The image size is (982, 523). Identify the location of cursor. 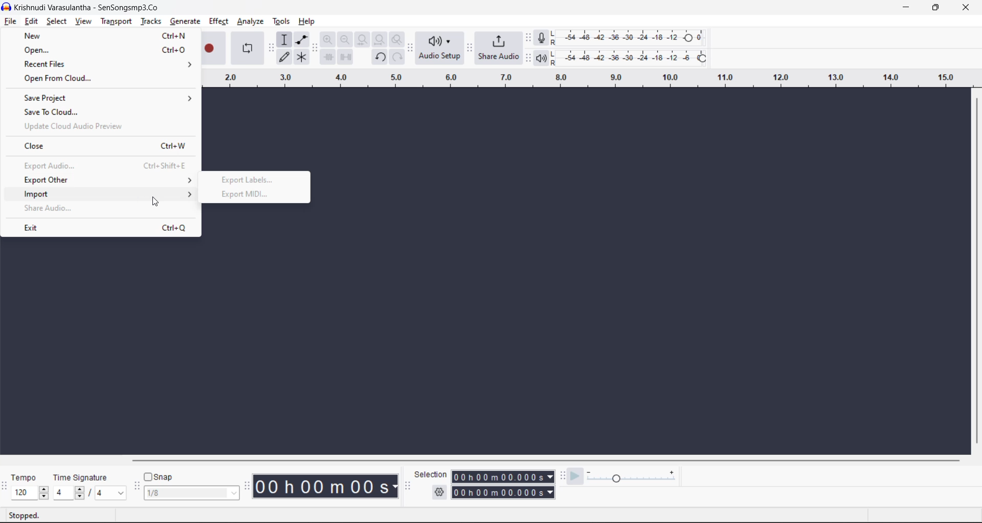
(158, 202).